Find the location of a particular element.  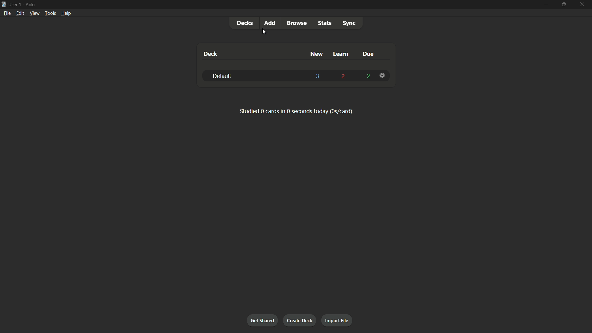

file menu is located at coordinates (8, 13).